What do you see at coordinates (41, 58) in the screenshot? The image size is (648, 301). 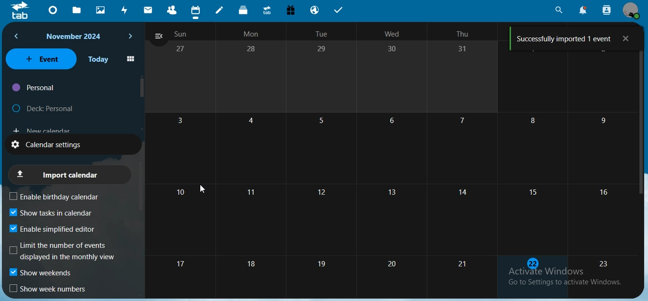 I see `event` at bounding box center [41, 58].